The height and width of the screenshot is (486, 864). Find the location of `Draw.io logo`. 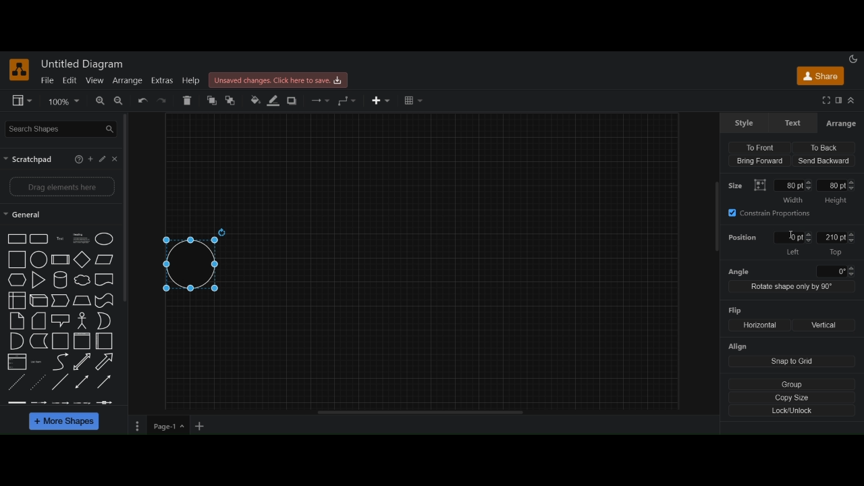

Draw.io logo is located at coordinates (20, 70).